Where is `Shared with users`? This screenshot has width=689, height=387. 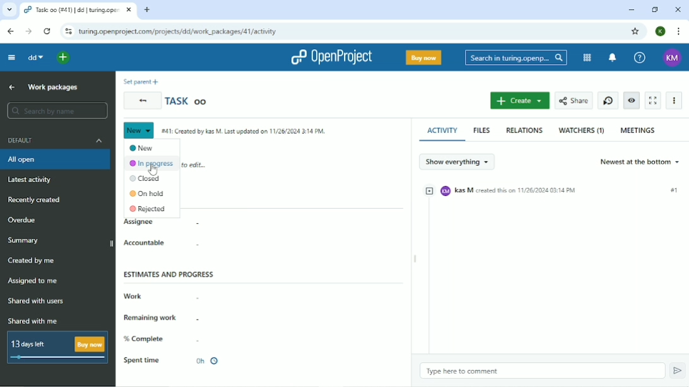
Shared with users is located at coordinates (37, 301).